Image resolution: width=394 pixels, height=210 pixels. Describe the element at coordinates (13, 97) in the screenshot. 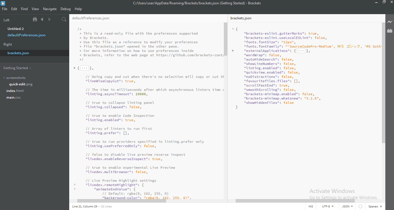

I see `main.css` at that location.